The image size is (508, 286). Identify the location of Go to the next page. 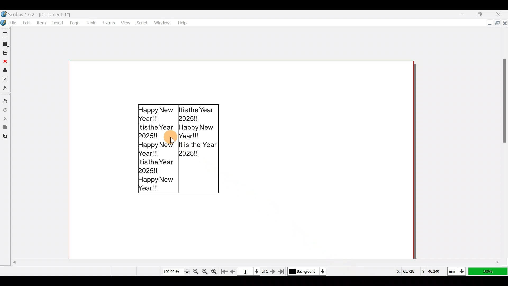
(273, 271).